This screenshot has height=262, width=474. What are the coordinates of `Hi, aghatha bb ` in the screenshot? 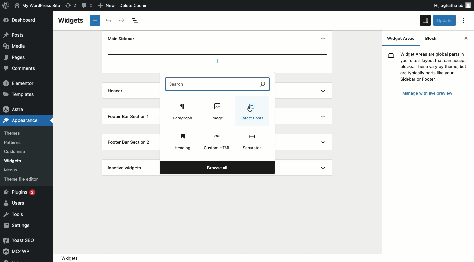 It's located at (450, 5).